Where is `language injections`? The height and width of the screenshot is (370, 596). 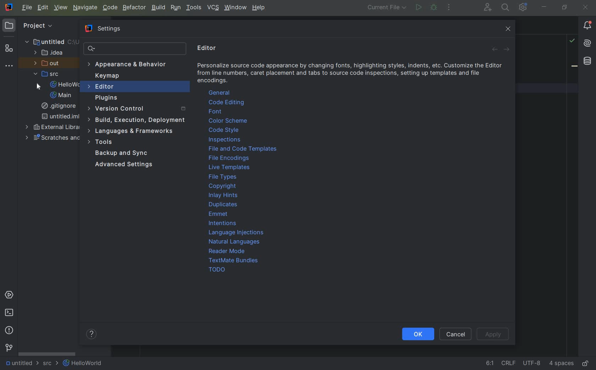 language injections is located at coordinates (237, 233).